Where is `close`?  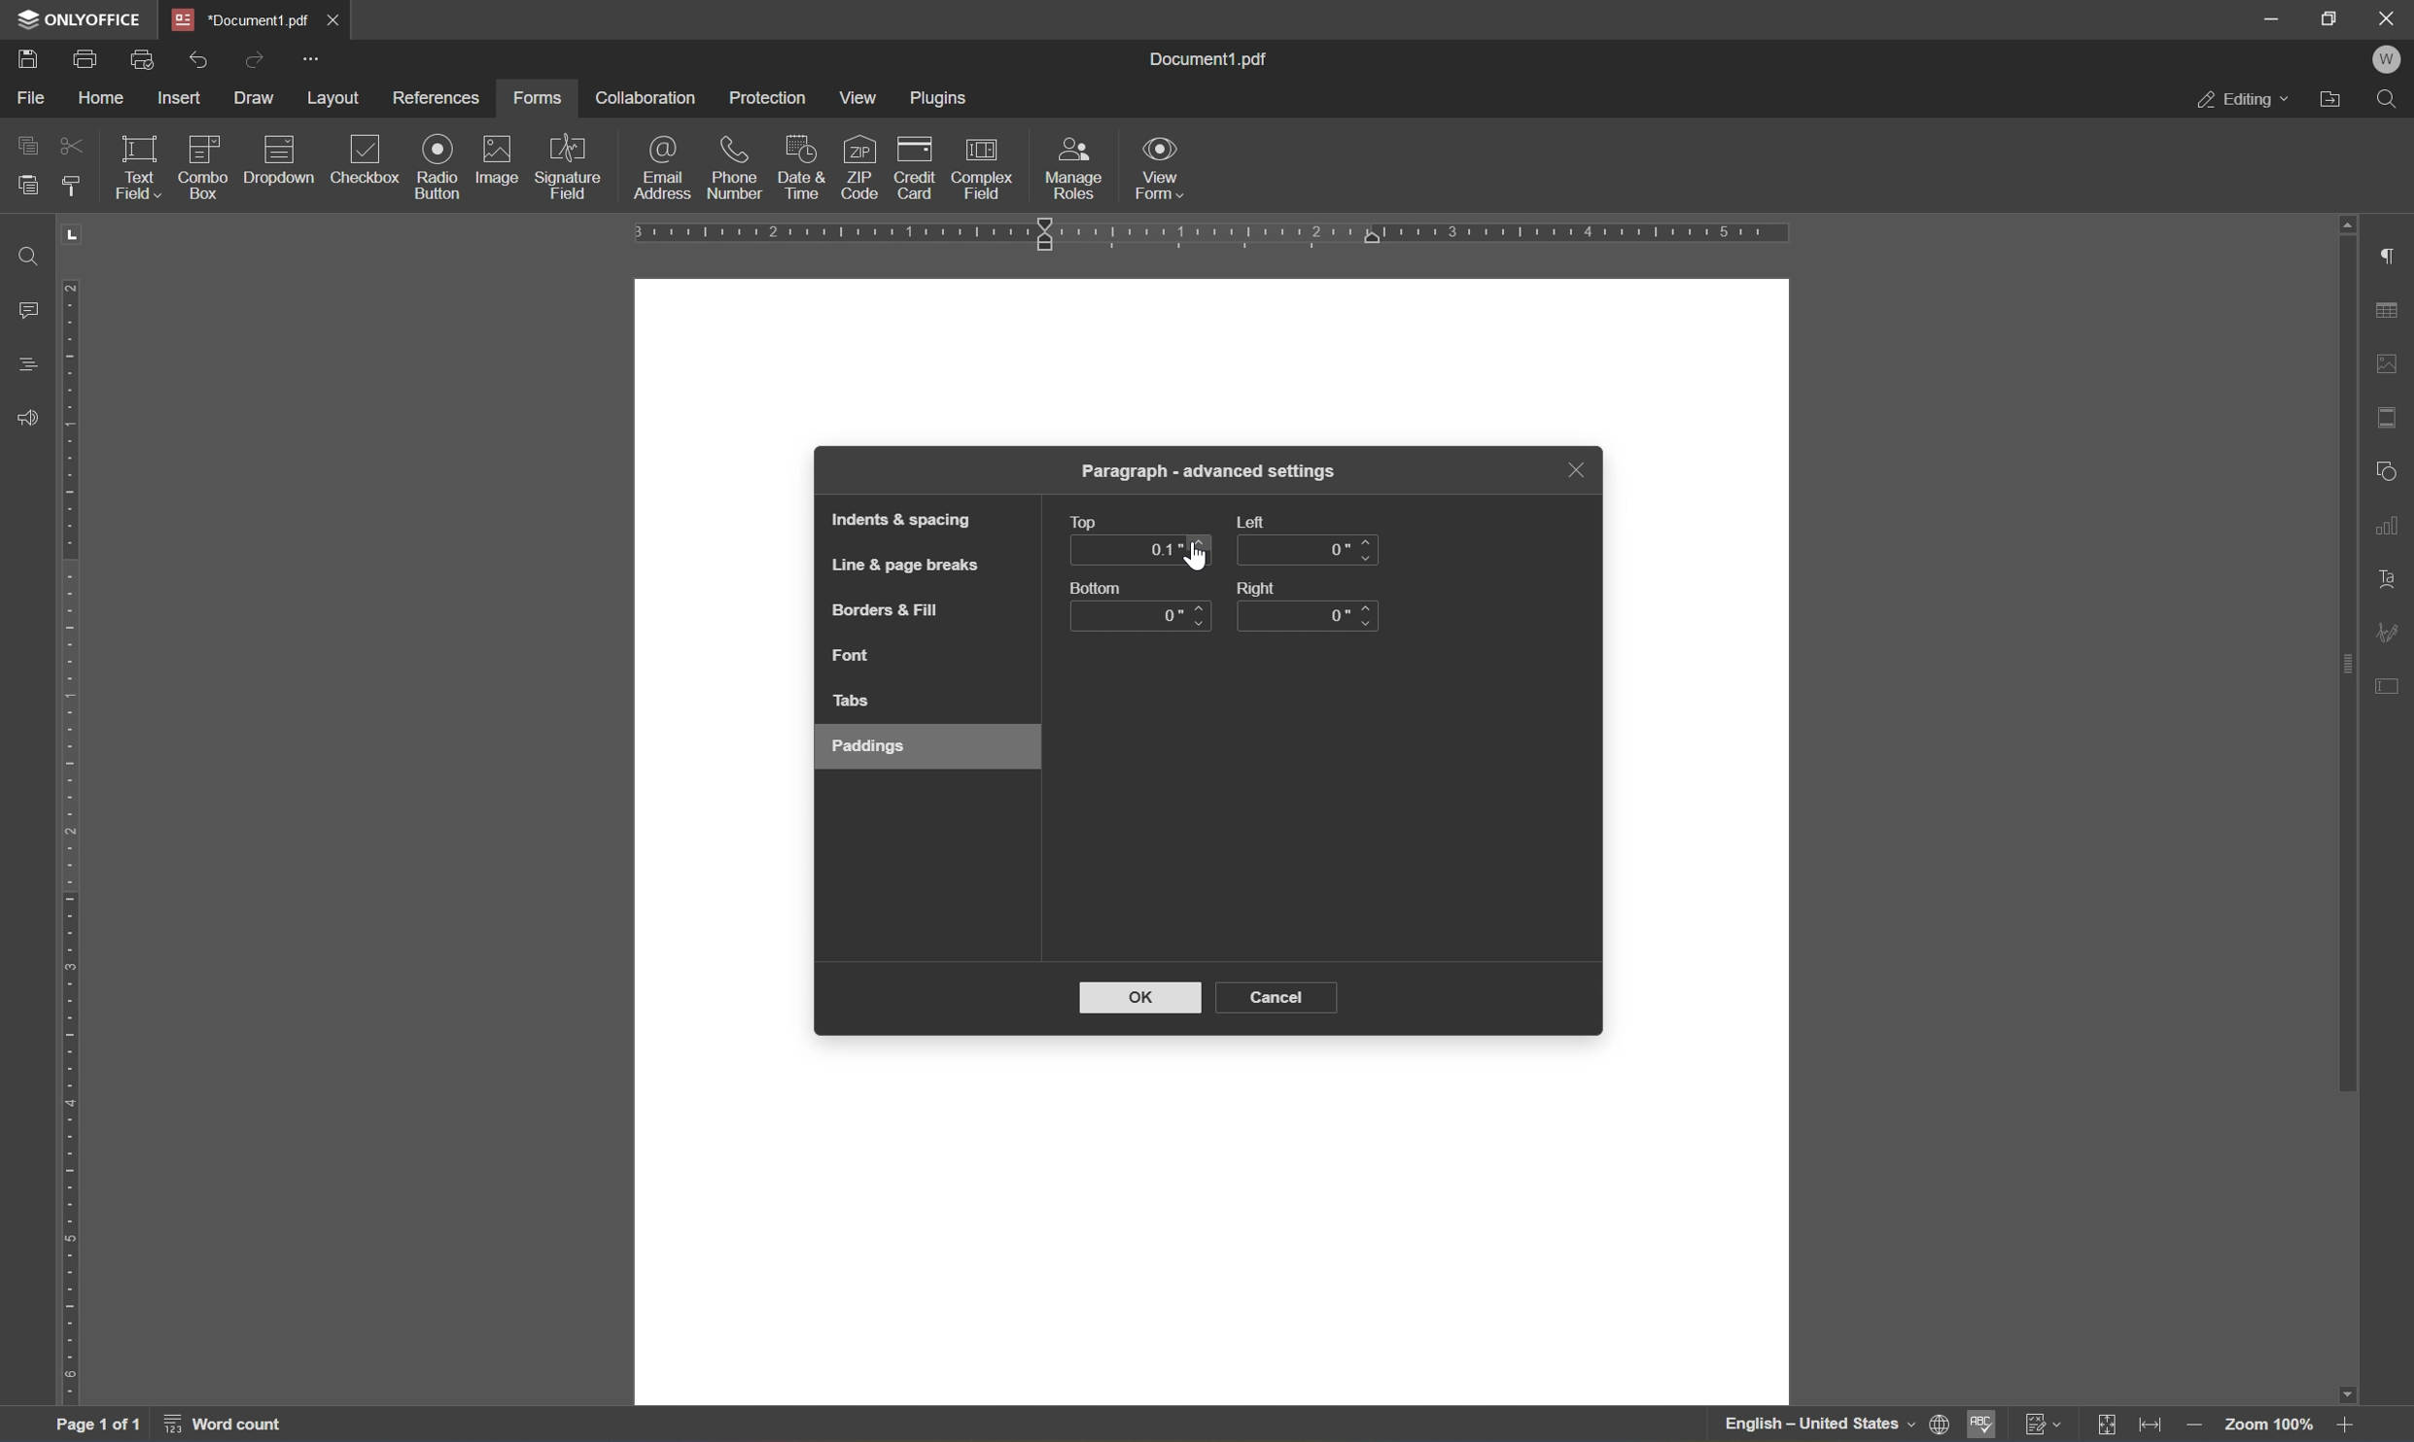 close is located at coordinates (335, 18).